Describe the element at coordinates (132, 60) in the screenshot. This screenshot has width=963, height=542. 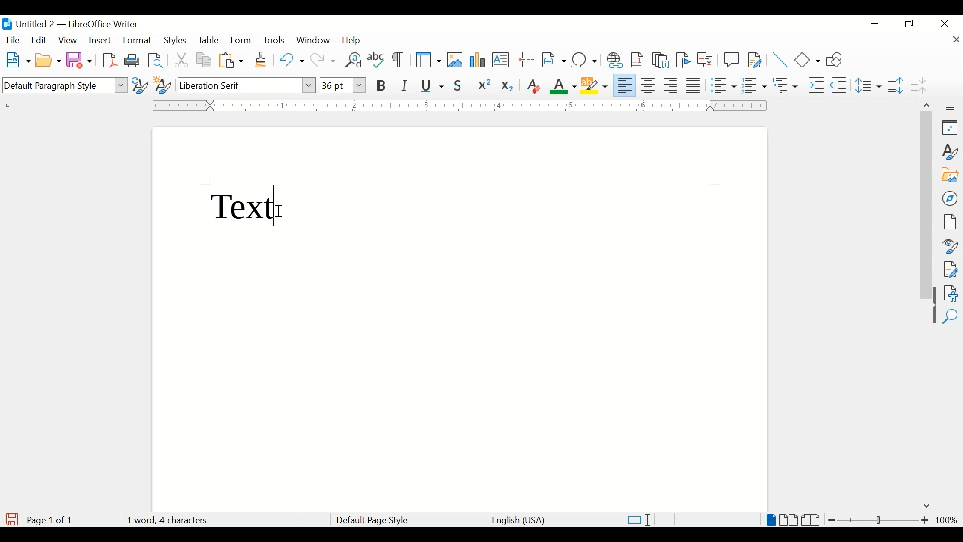
I see `print` at that location.